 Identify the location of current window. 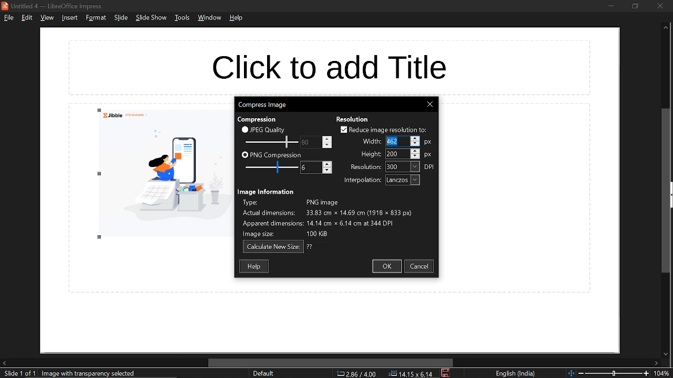
(262, 104).